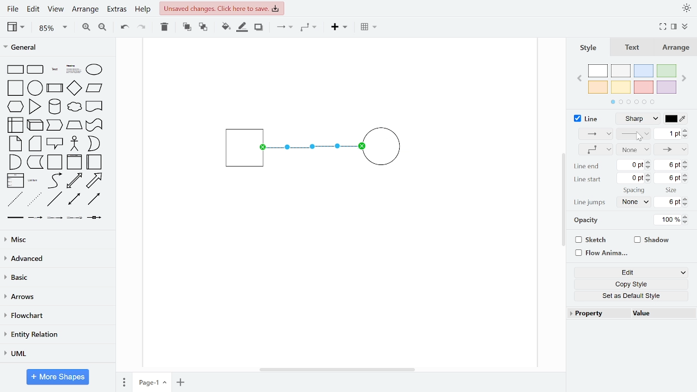 The width and height of the screenshot is (697, 392). Describe the element at coordinates (35, 106) in the screenshot. I see `triangle` at that location.